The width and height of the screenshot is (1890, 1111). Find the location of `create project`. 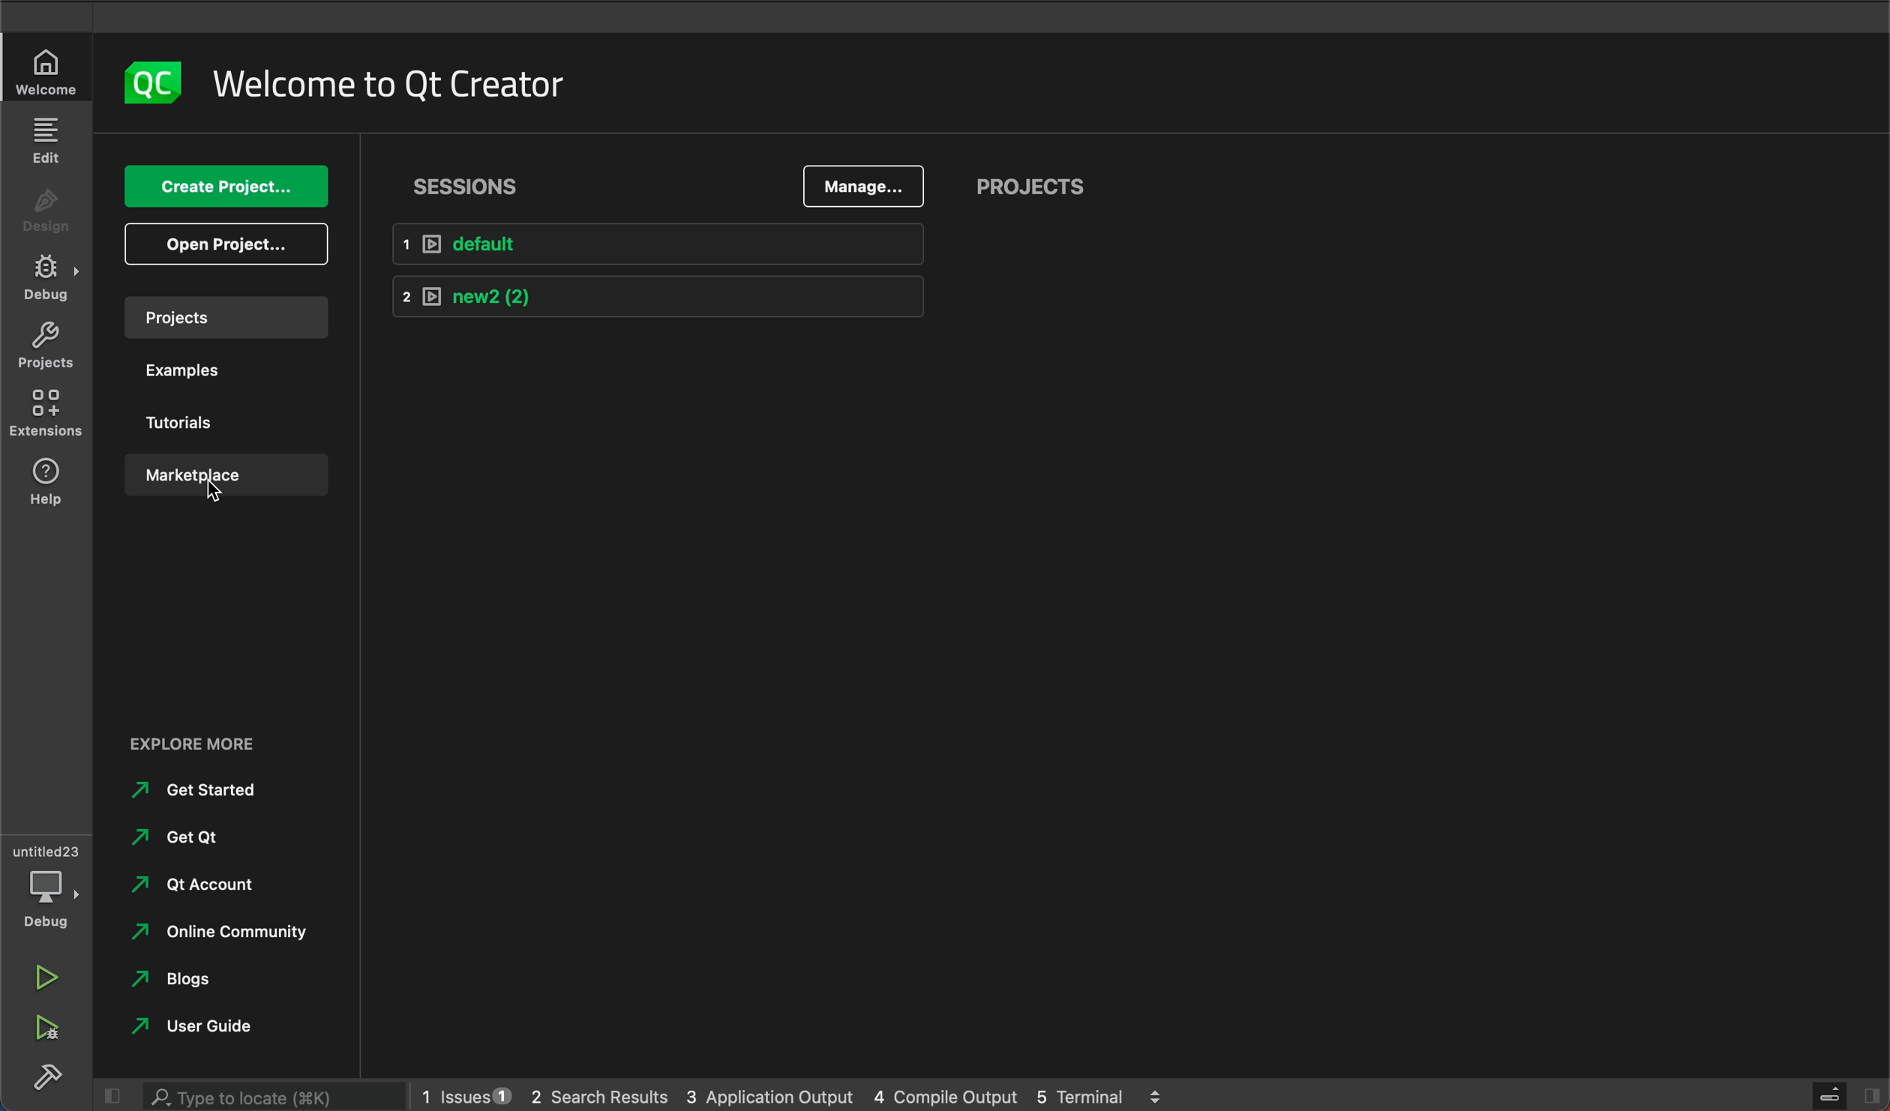

create project is located at coordinates (223, 185).